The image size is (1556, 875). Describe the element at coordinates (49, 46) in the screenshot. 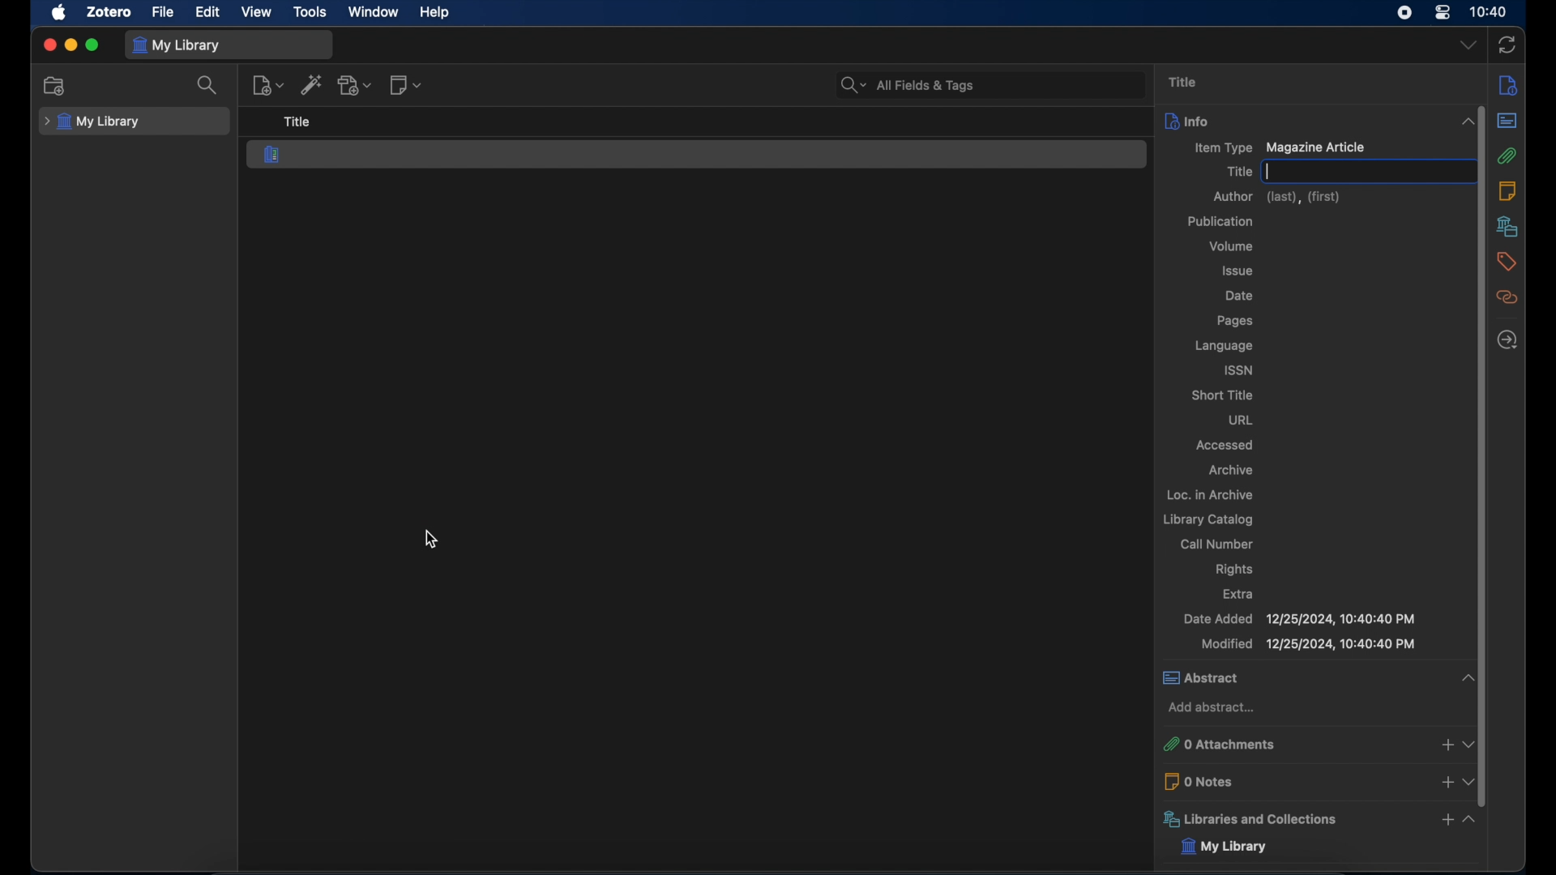

I see `close` at that location.